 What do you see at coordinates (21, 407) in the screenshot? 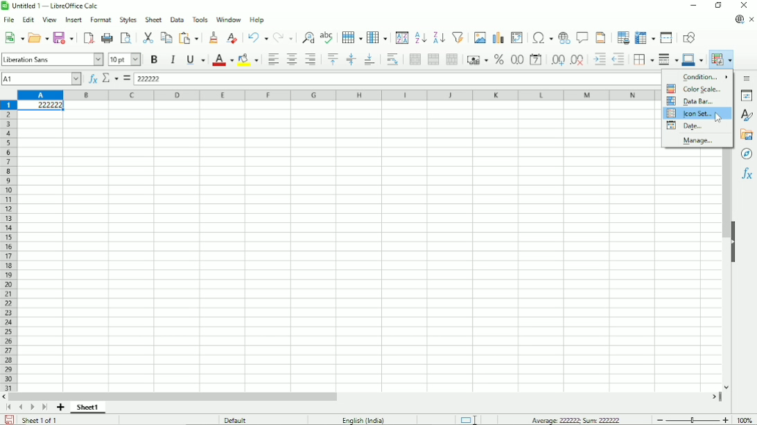
I see `Scroll to previous page` at bounding box center [21, 407].